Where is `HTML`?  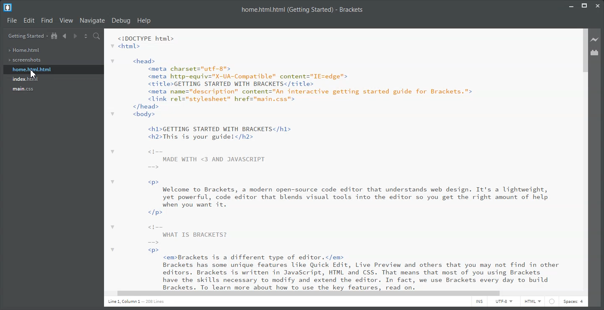 HTML is located at coordinates (533, 302).